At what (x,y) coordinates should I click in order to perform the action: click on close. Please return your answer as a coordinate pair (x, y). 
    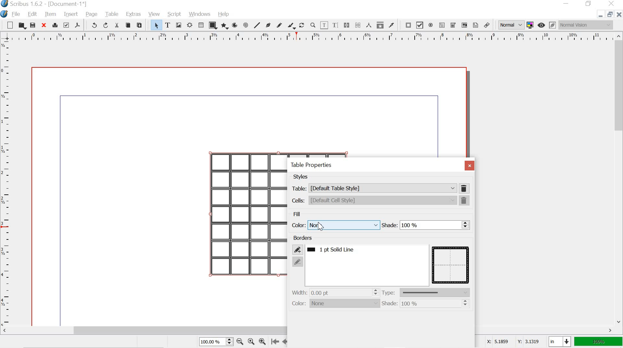
    Looking at the image, I should click on (619, 14).